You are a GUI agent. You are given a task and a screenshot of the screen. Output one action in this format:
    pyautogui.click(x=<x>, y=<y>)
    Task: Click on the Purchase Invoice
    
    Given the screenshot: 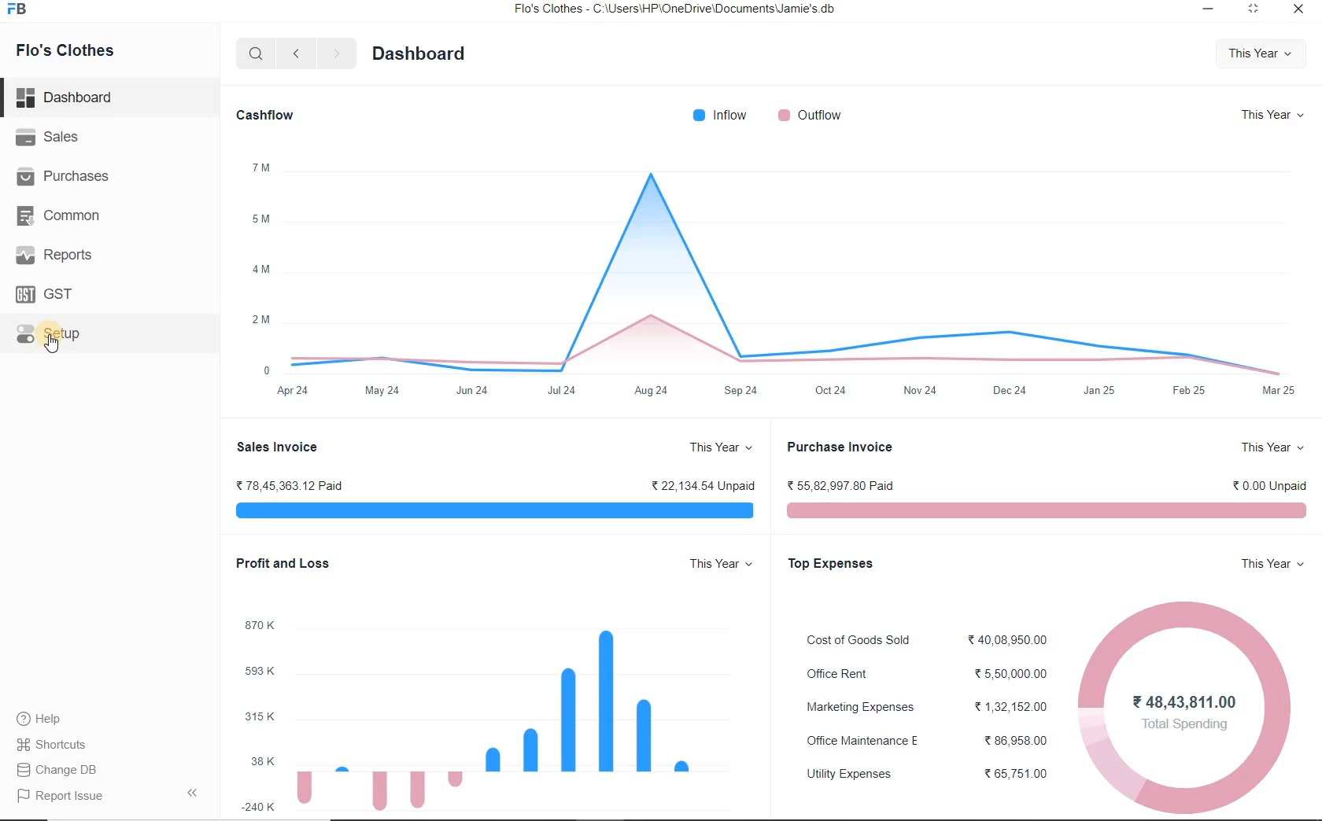 What is the action you would take?
    pyautogui.click(x=843, y=446)
    